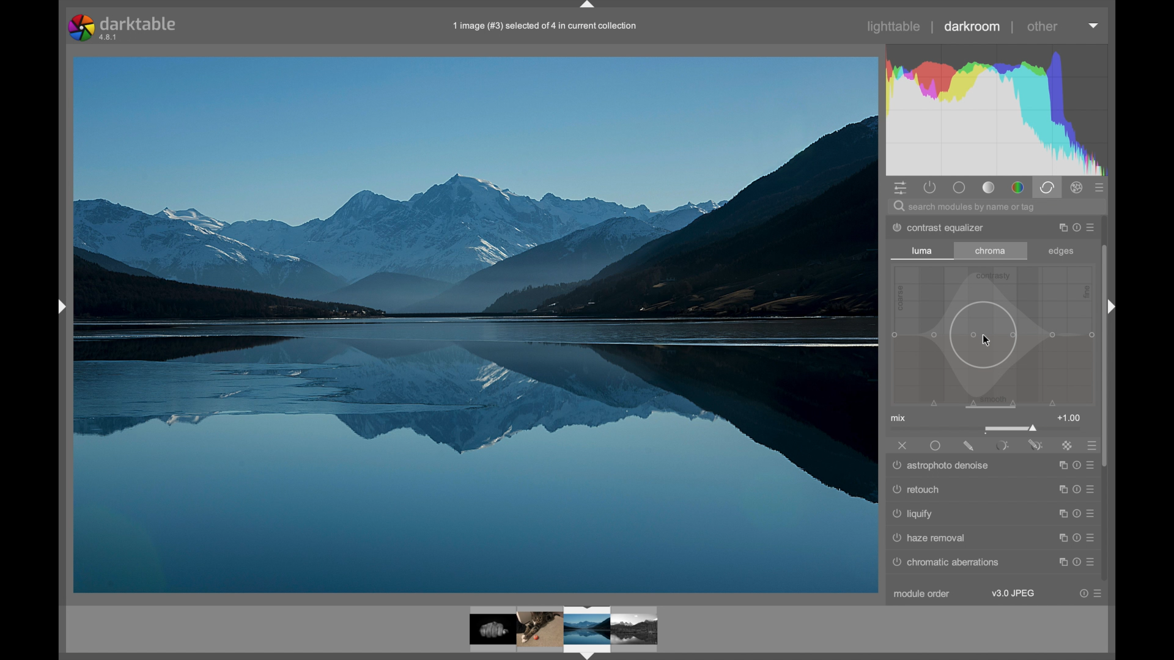  I want to click on more options, so click(1090, 593).